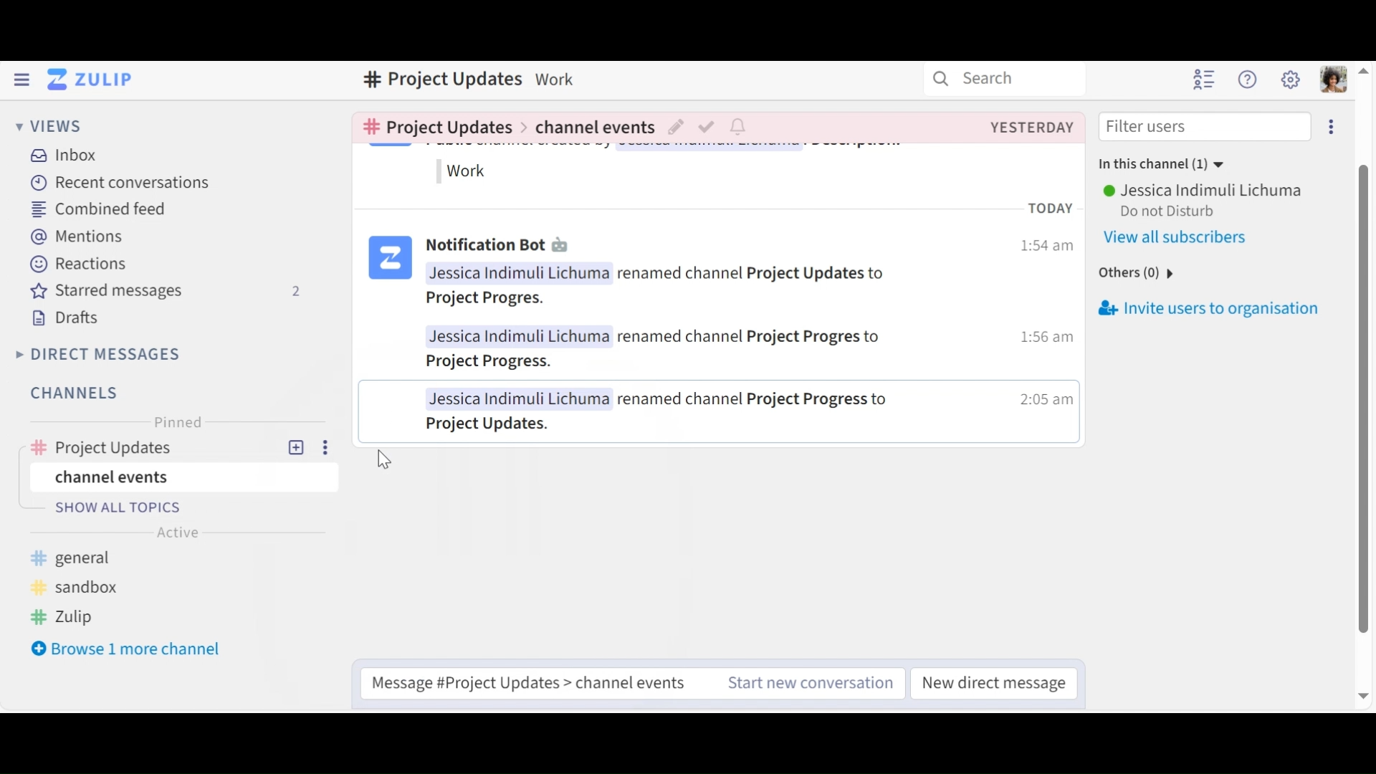 The width and height of the screenshot is (1376, 774). Describe the element at coordinates (65, 318) in the screenshot. I see `Drafts` at that location.